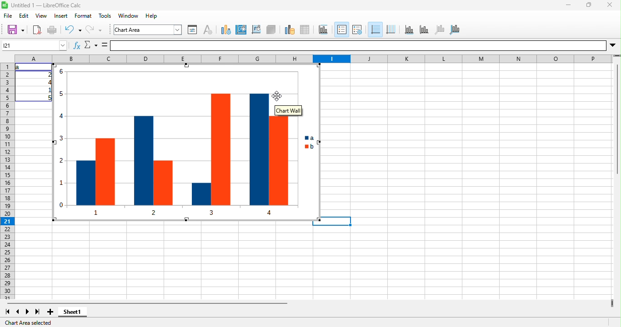 The image size is (621, 327). What do you see at coordinates (129, 15) in the screenshot?
I see `window` at bounding box center [129, 15].